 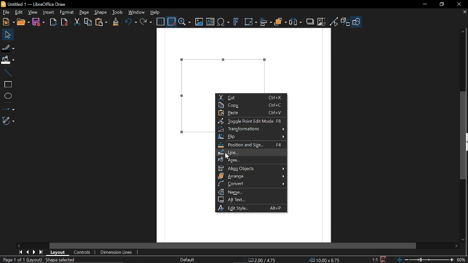 I want to click on Diagram, so click(x=217, y=71).